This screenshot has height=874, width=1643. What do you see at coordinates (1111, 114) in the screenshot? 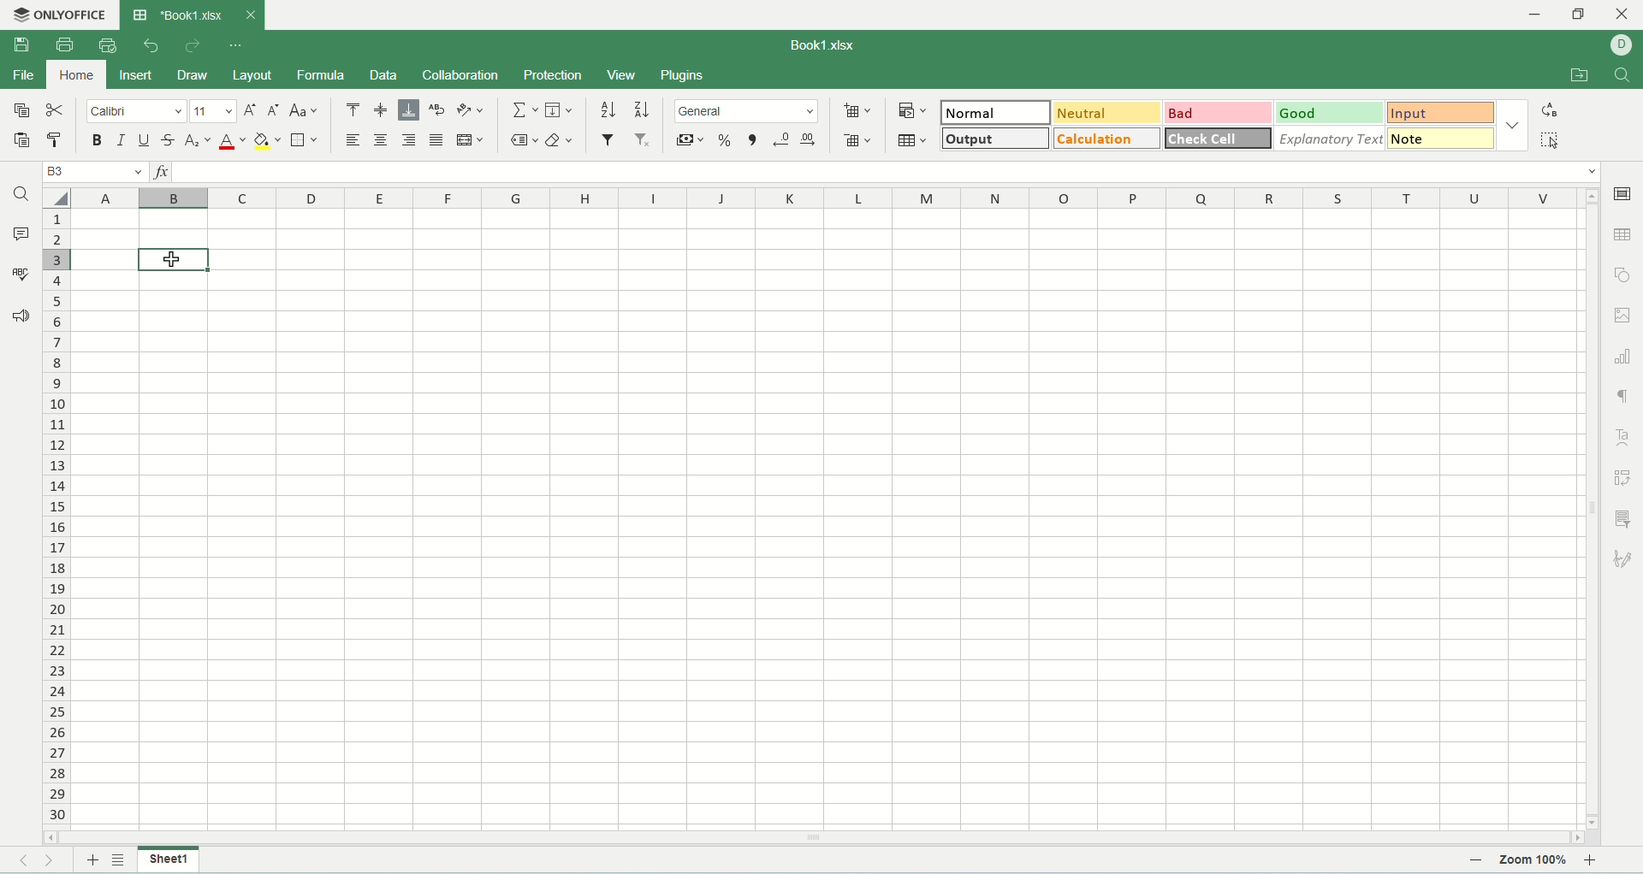
I see `neutral` at bounding box center [1111, 114].